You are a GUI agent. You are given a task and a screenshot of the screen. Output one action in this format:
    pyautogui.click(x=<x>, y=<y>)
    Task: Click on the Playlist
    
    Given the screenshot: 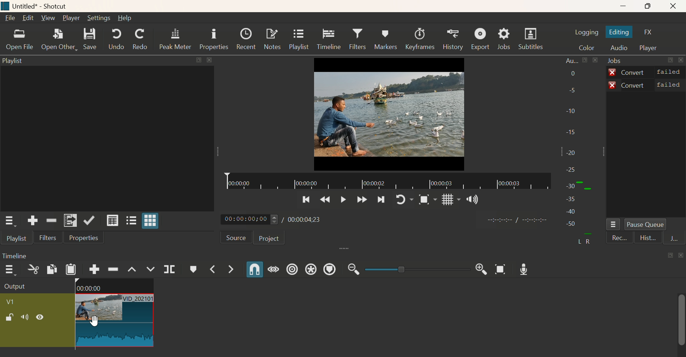 What is the action you would take?
    pyautogui.click(x=15, y=62)
    